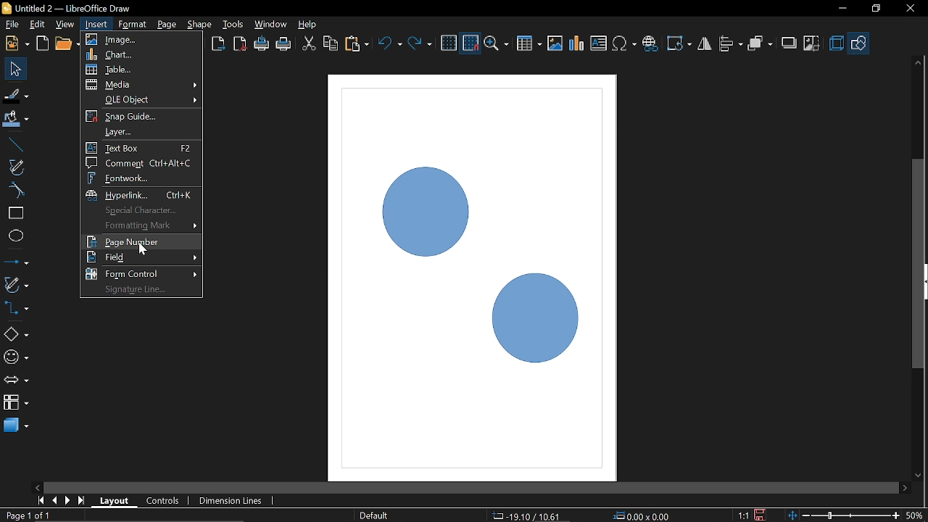  I want to click on Lines and arrows, so click(16, 263).